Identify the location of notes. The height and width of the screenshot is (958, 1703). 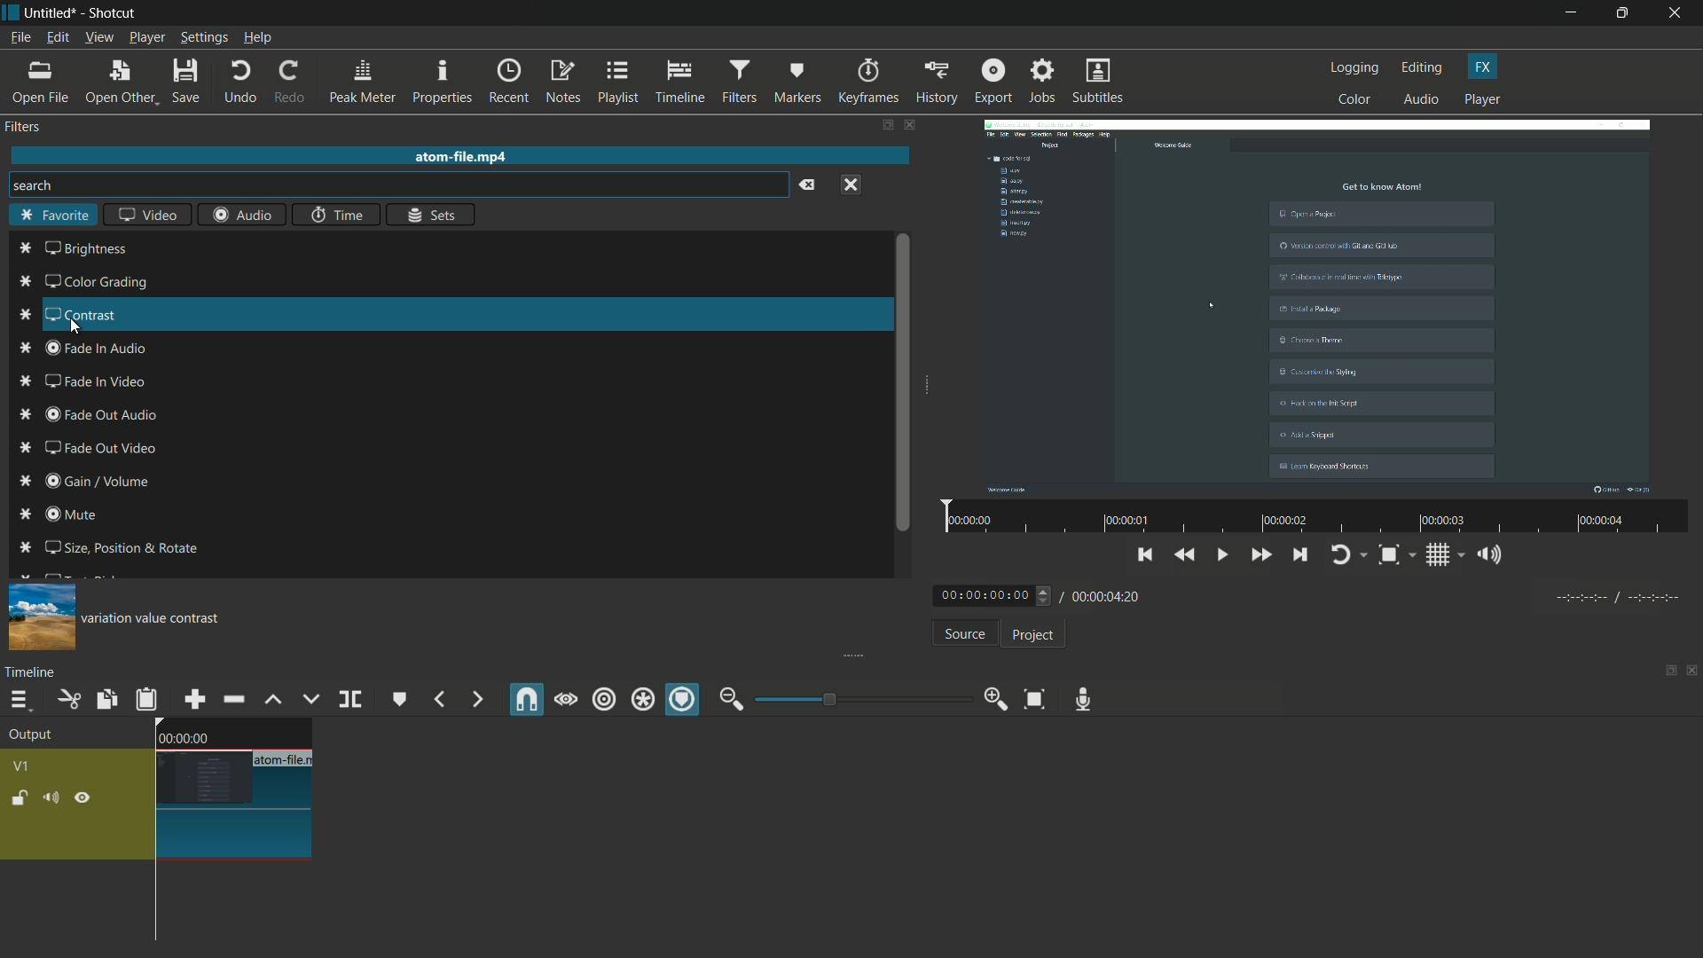
(565, 82).